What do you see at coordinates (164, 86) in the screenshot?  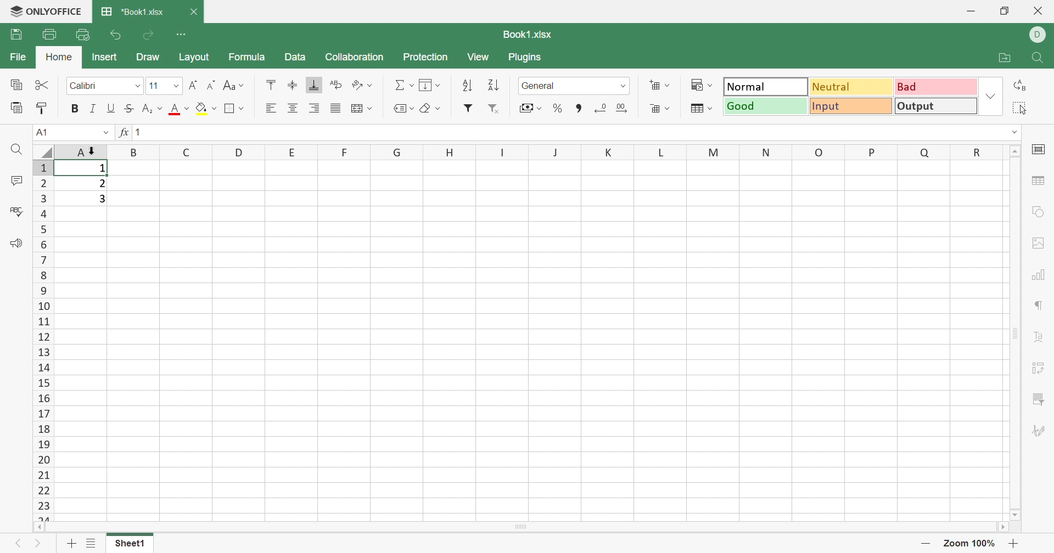 I see `Font size` at bounding box center [164, 86].